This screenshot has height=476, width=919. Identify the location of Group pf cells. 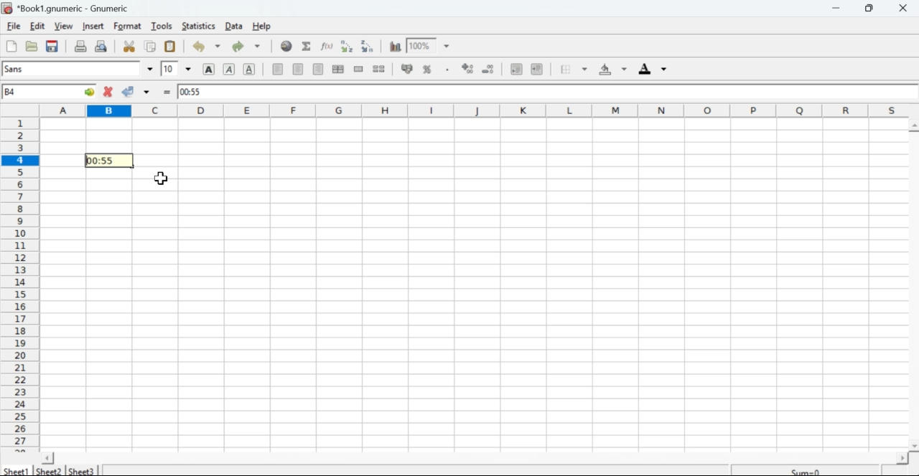
(339, 70).